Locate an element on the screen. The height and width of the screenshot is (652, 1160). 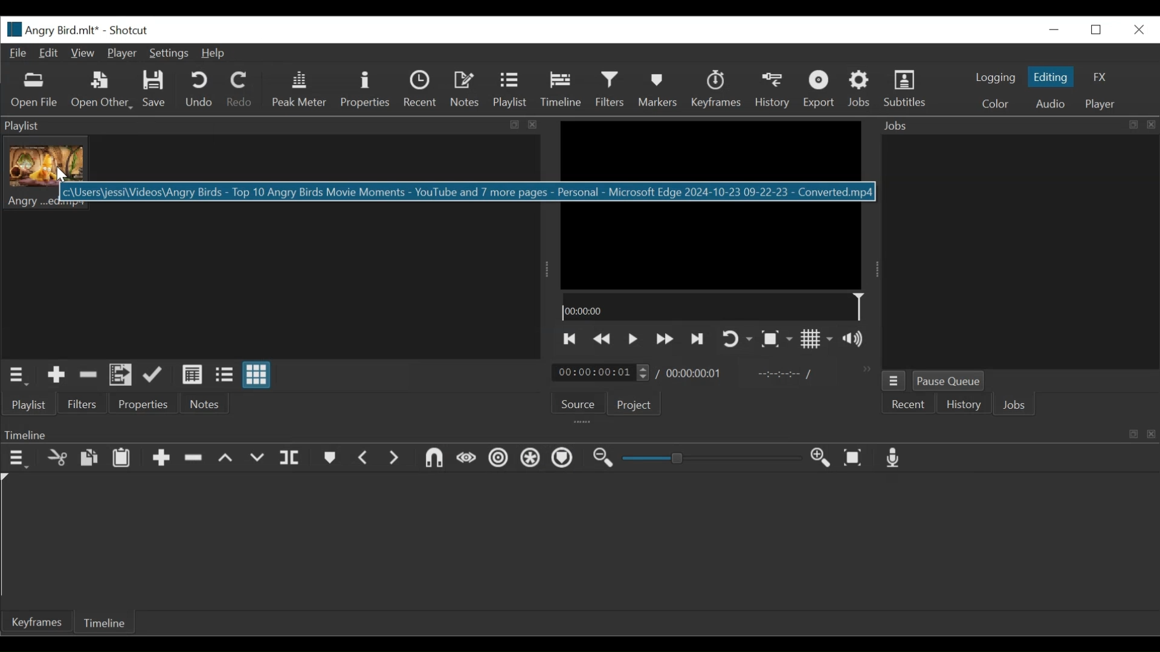
Toggle player looping is located at coordinates (736, 339).